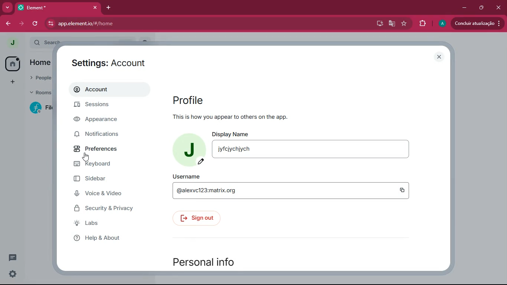 The image size is (507, 285). Describe the element at coordinates (422, 23) in the screenshot. I see `extensions` at that location.